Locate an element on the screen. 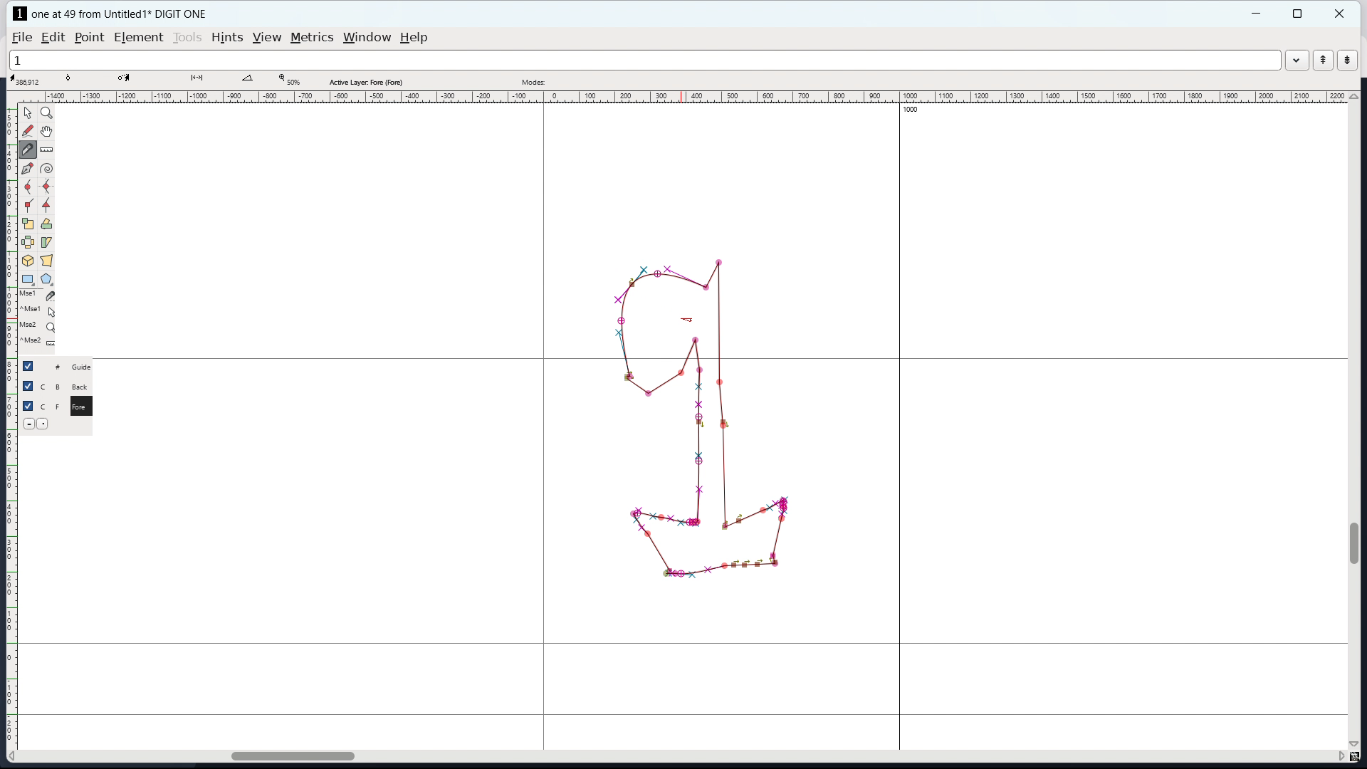  # is located at coordinates (51, 367).